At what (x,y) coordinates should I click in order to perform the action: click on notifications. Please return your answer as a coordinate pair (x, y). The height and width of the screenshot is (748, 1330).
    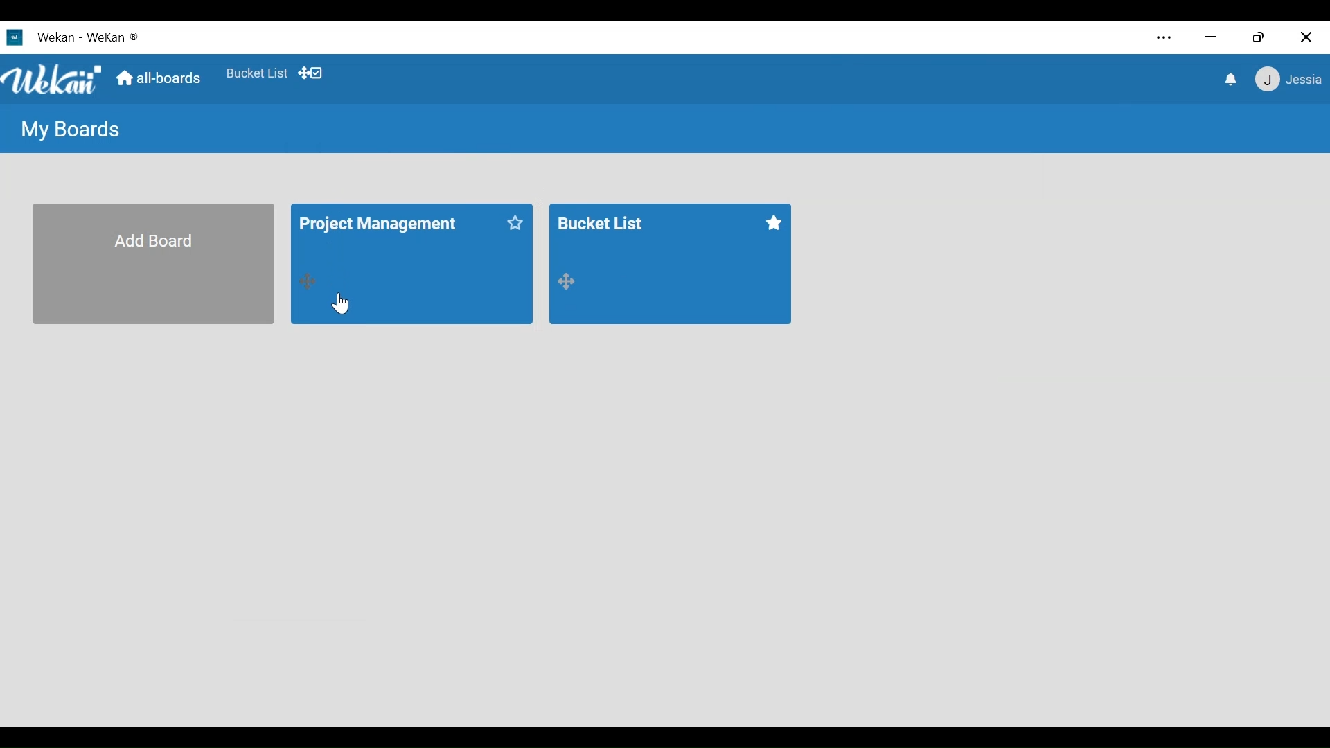
    Looking at the image, I should click on (1232, 80).